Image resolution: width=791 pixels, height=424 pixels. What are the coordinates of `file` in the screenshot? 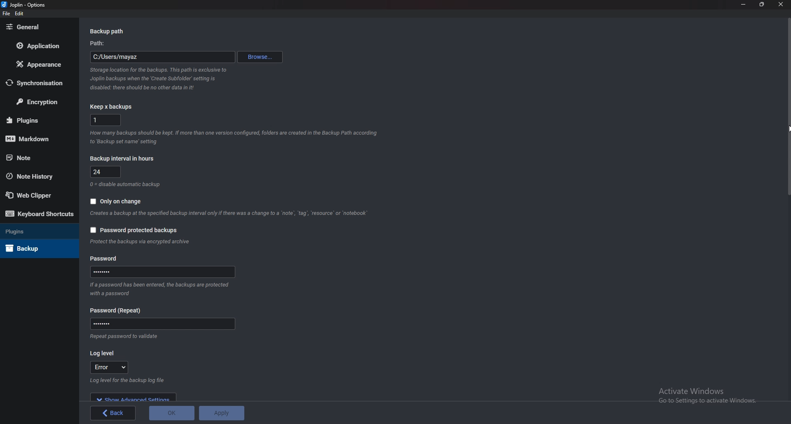 It's located at (7, 14).